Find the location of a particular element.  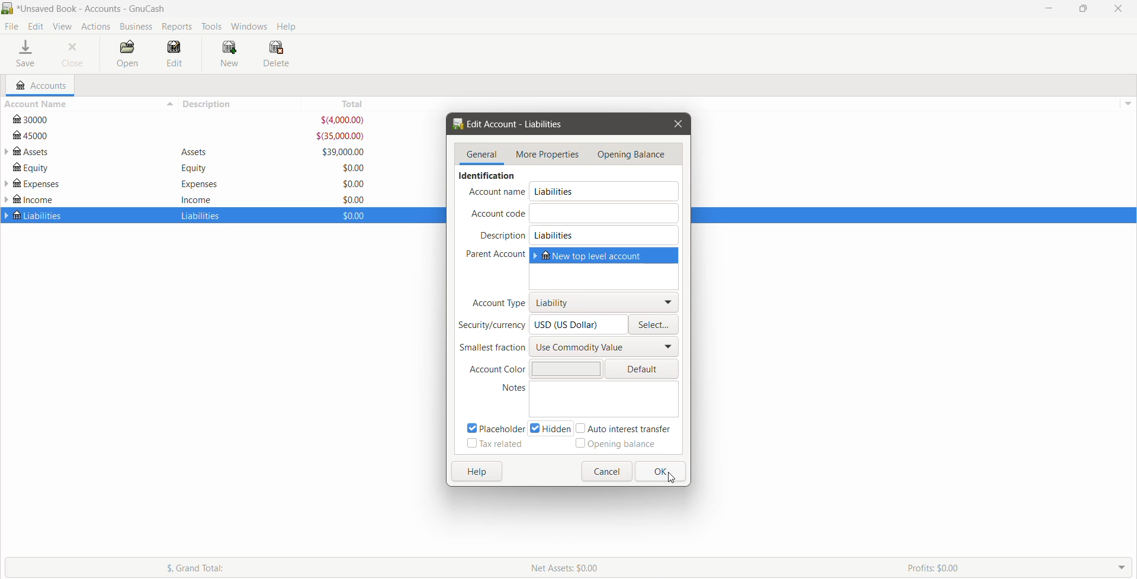

details of the account "Expenses" is located at coordinates (196, 184).